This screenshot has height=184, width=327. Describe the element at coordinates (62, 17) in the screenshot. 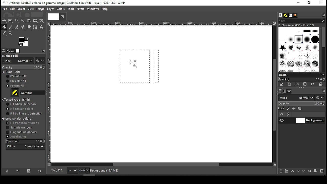

I see `close` at that location.